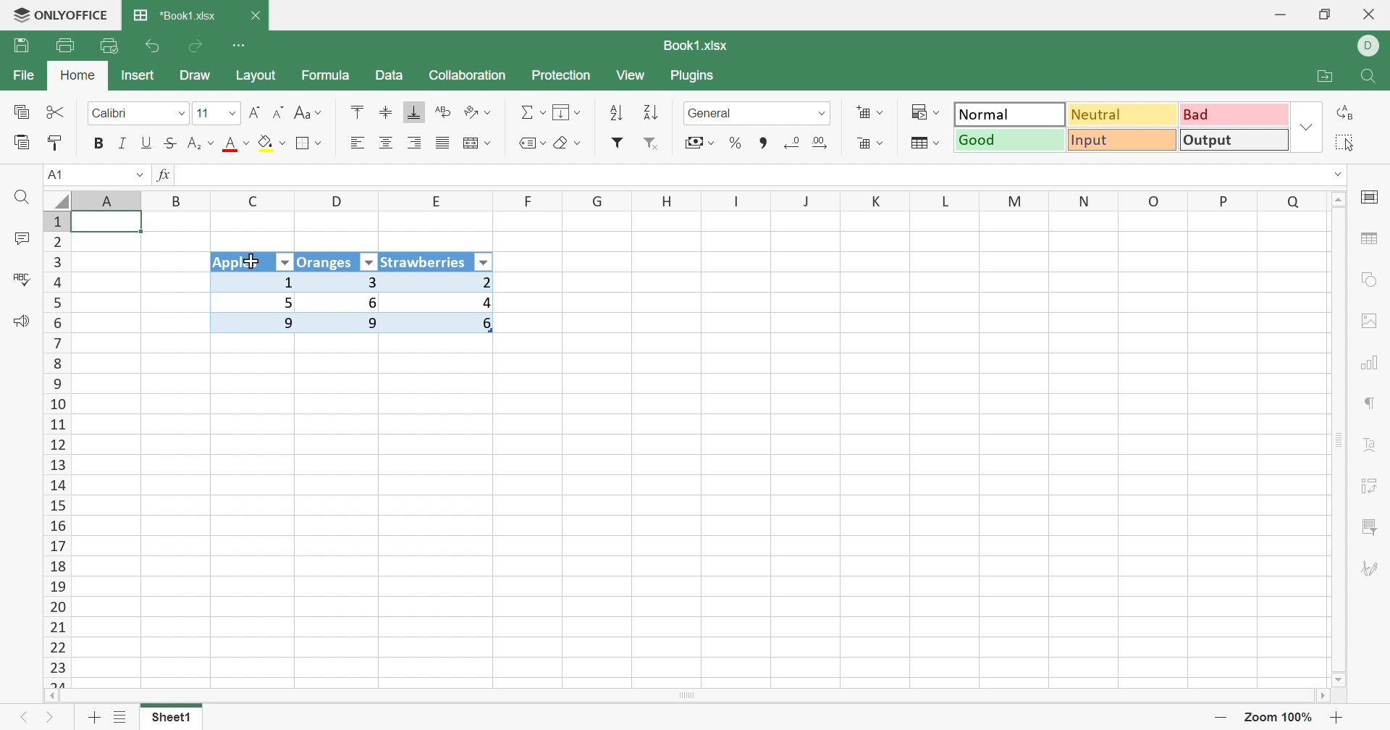 The height and width of the screenshot is (730, 1390). I want to click on slicer settings, so click(1370, 524).